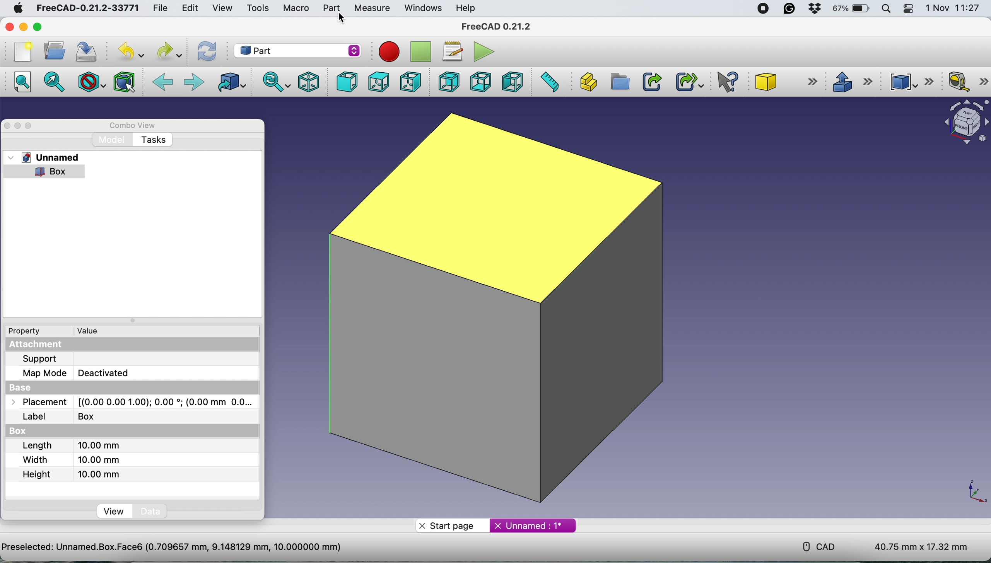 This screenshot has height=563, width=991. I want to click on top, so click(378, 82).